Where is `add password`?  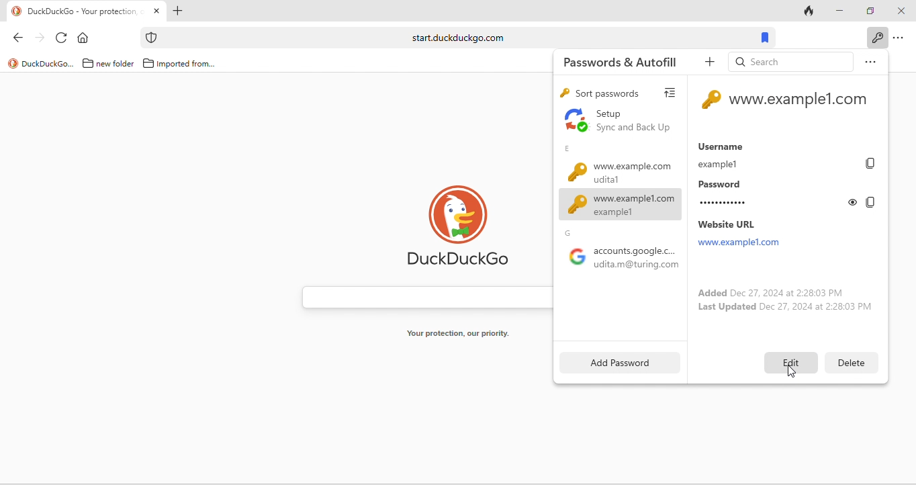 add password is located at coordinates (617, 362).